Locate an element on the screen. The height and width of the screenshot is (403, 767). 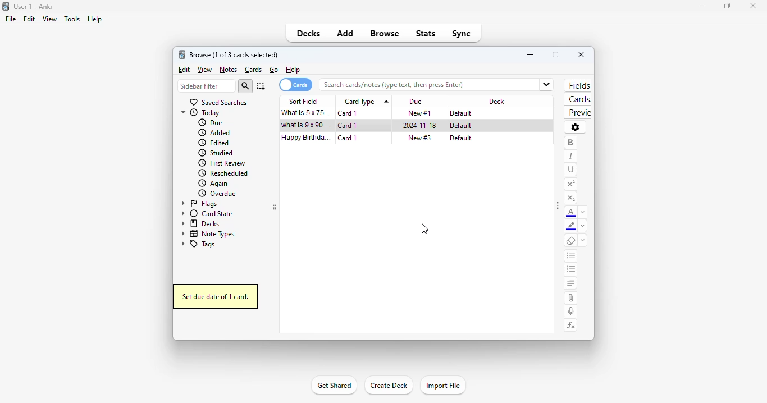
default is located at coordinates (460, 138).